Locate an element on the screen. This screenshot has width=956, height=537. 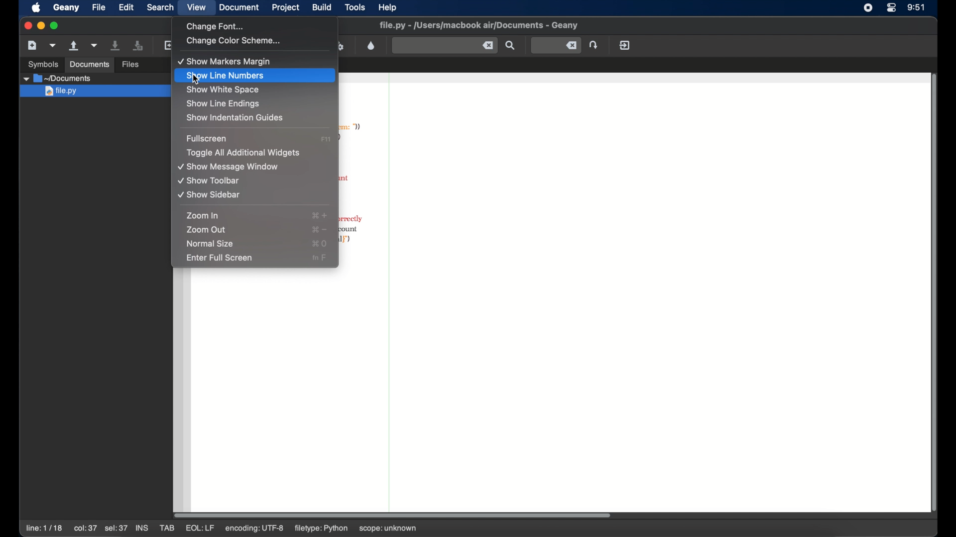
show line numbers highlighted is located at coordinates (254, 75).